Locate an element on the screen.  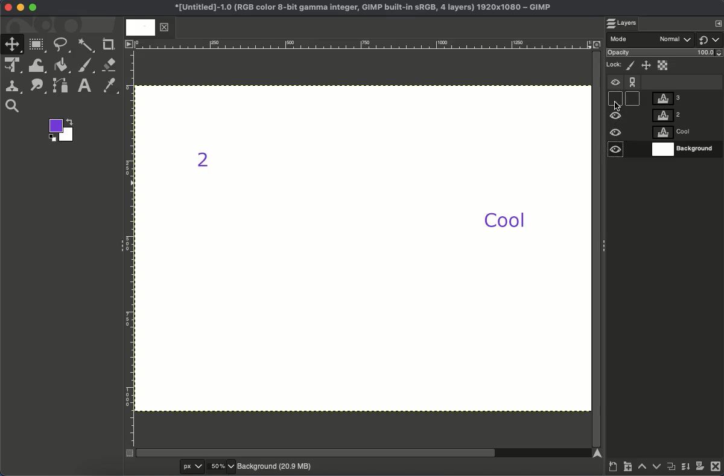
Layers is located at coordinates (684, 124).